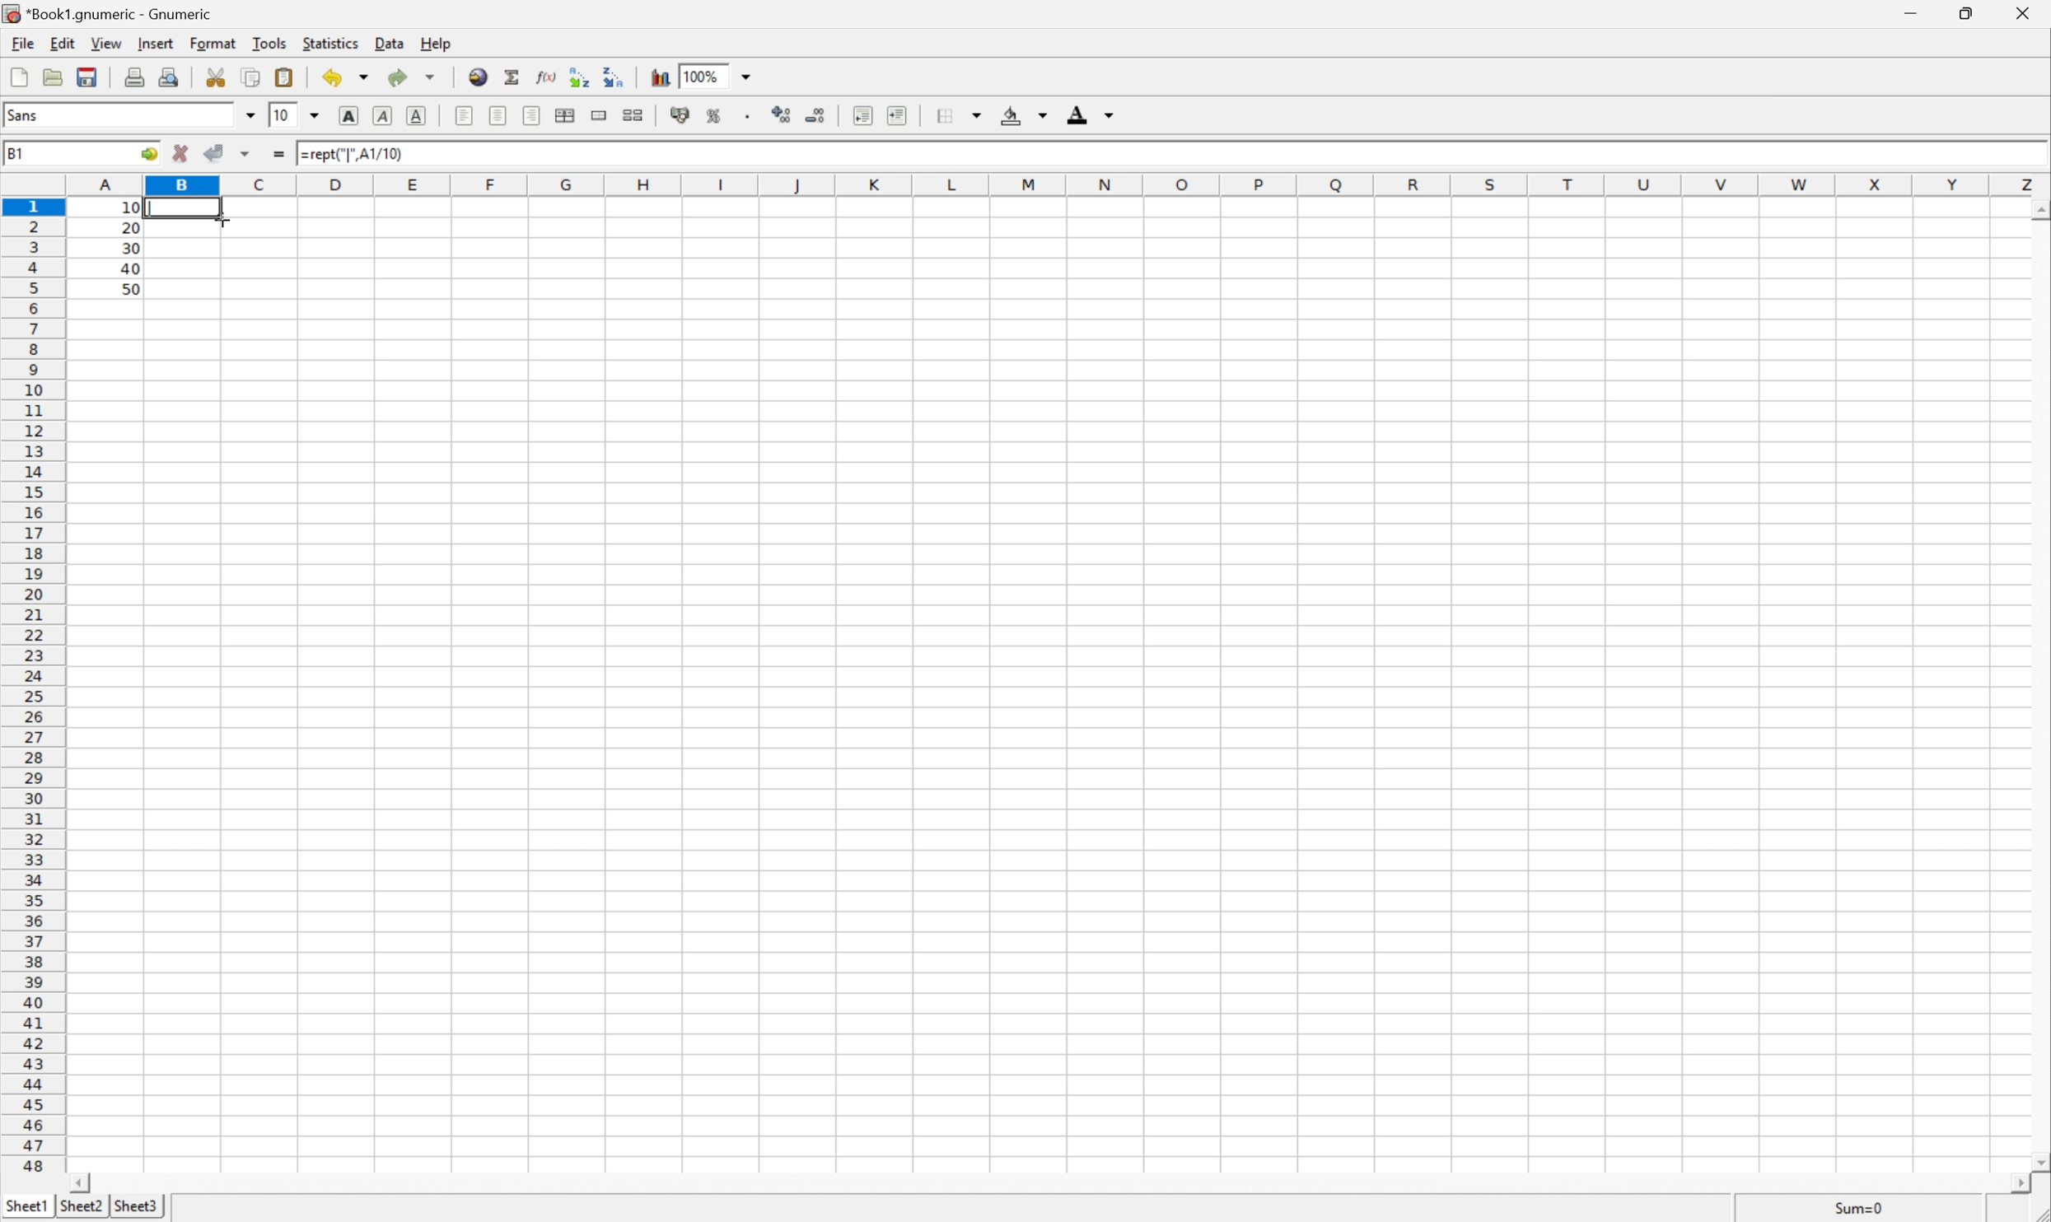  I want to click on Set the format of the selected cells to include a thousands separator, so click(742, 117).